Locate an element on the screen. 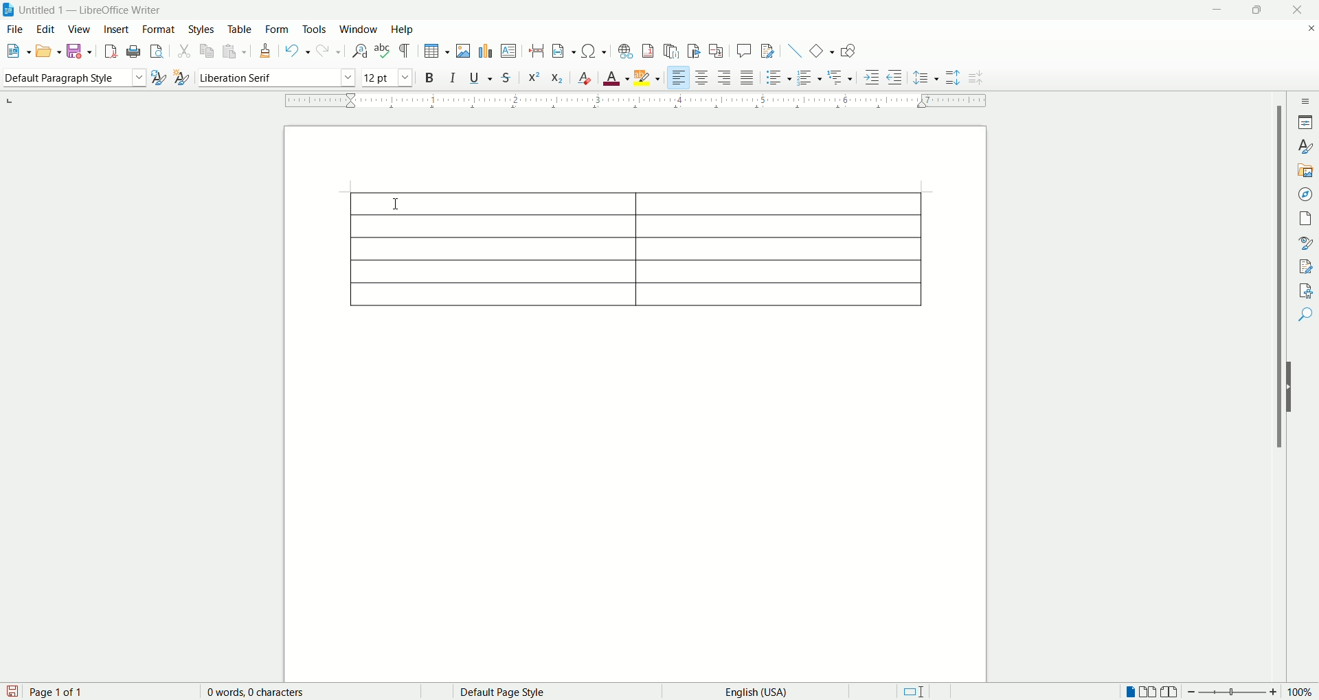  undo is located at coordinates (298, 51).